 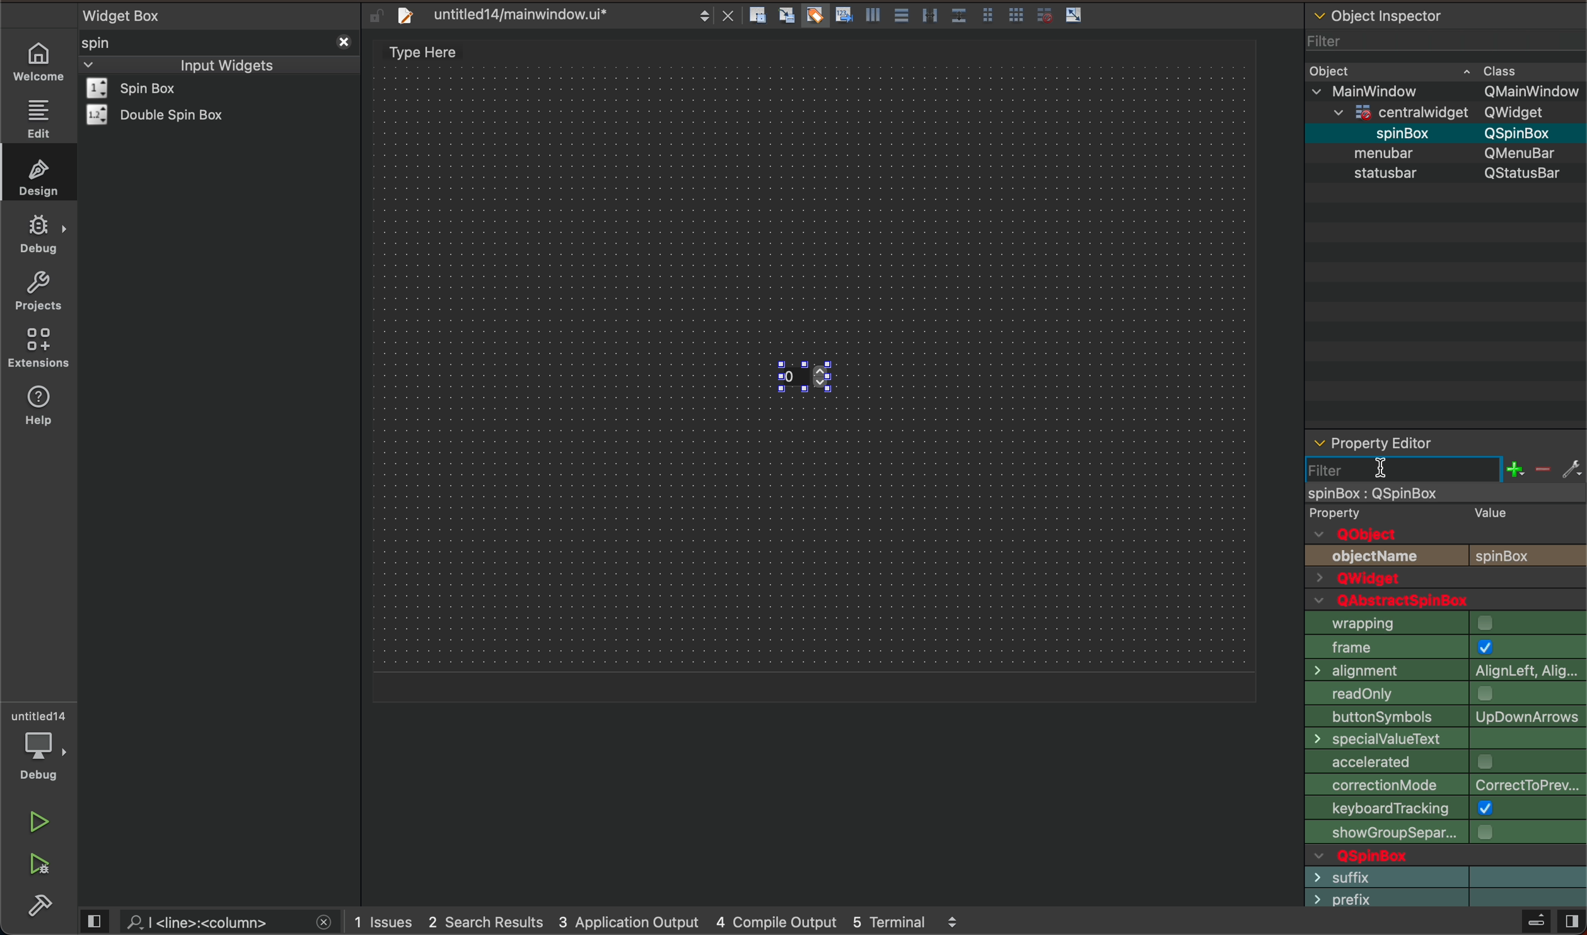 I want to click on WELCOME, so click(x=40, y=62).